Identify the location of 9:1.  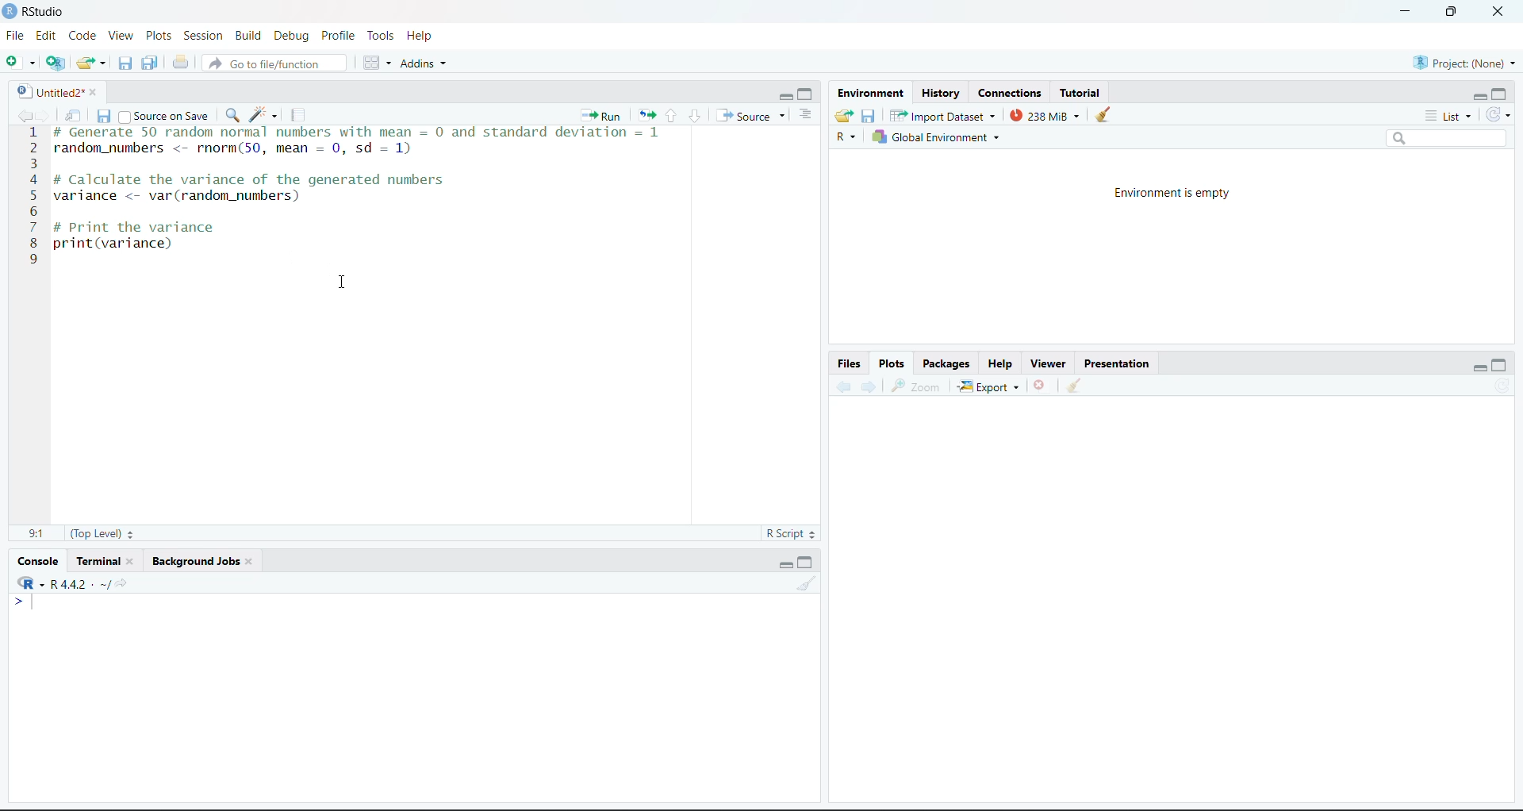
(36, 534).